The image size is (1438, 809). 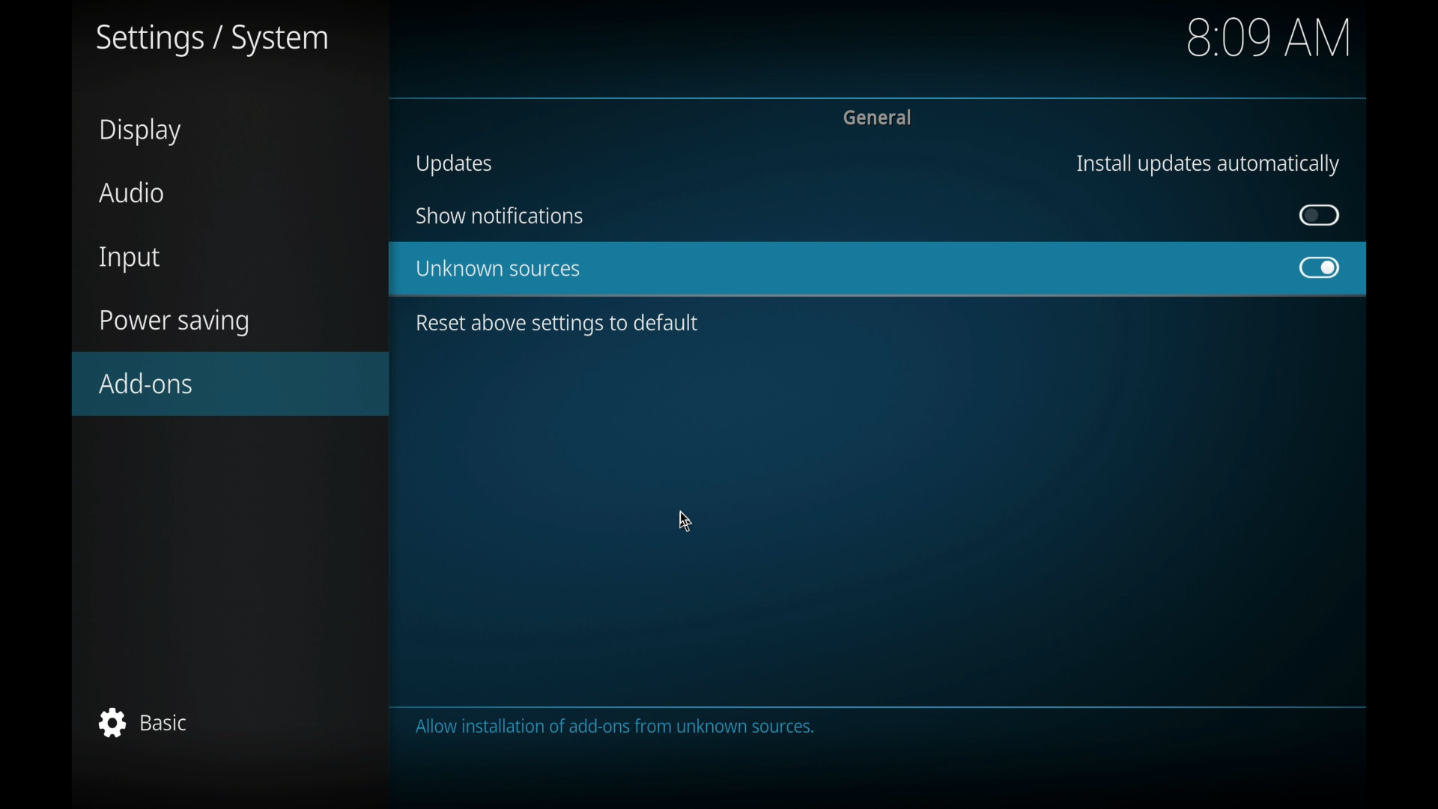 What do you see at coordinates (455, 164) in the screenshot?
I see `updates` at bounding box center [455, 164].